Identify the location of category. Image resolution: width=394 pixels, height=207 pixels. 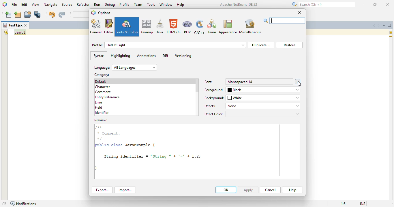
(102, 74).